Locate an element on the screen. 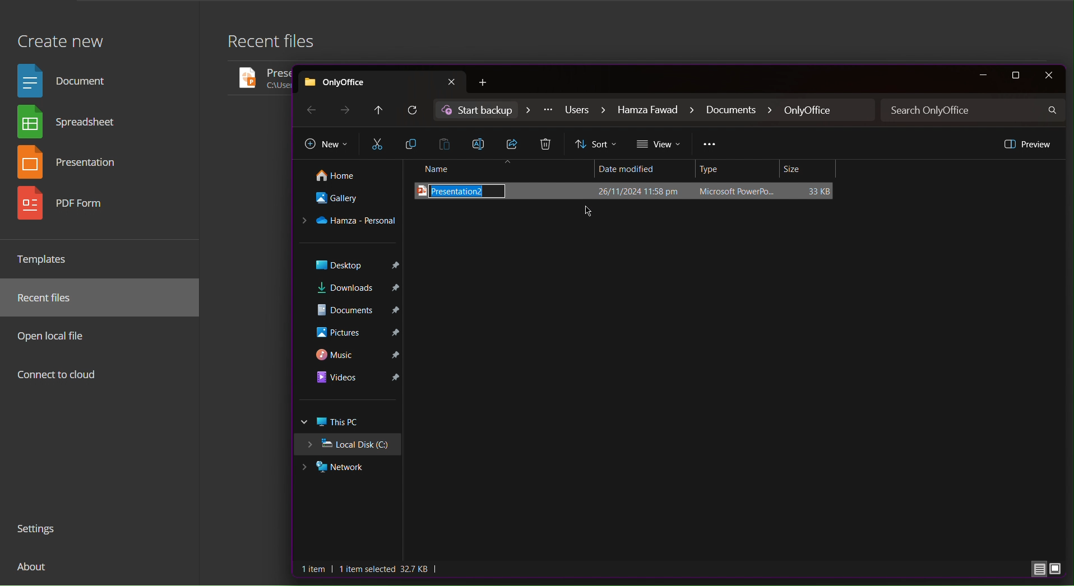  About is located at coordinates (34, 571).